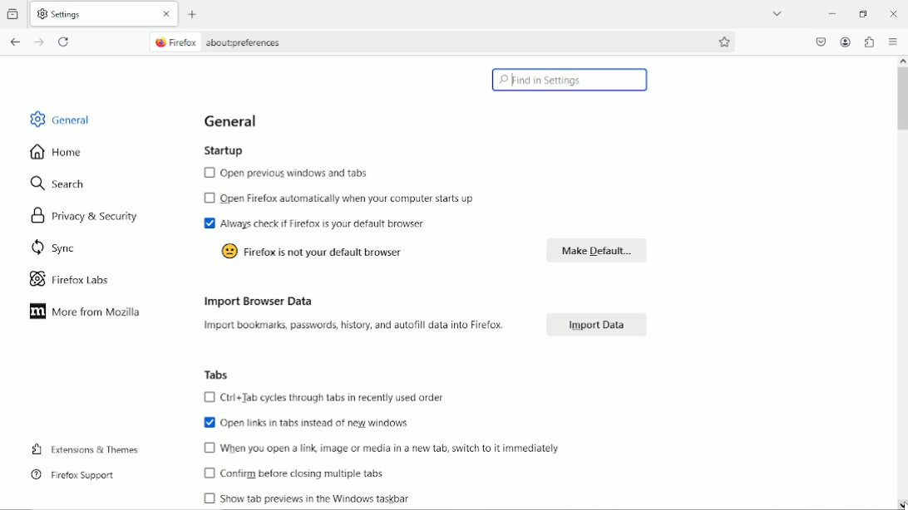 The image size is (908, 510). What do you see at coordinates (830, 12) in the screenshot?
I see `minimize ` at bounding box center [830, 12].